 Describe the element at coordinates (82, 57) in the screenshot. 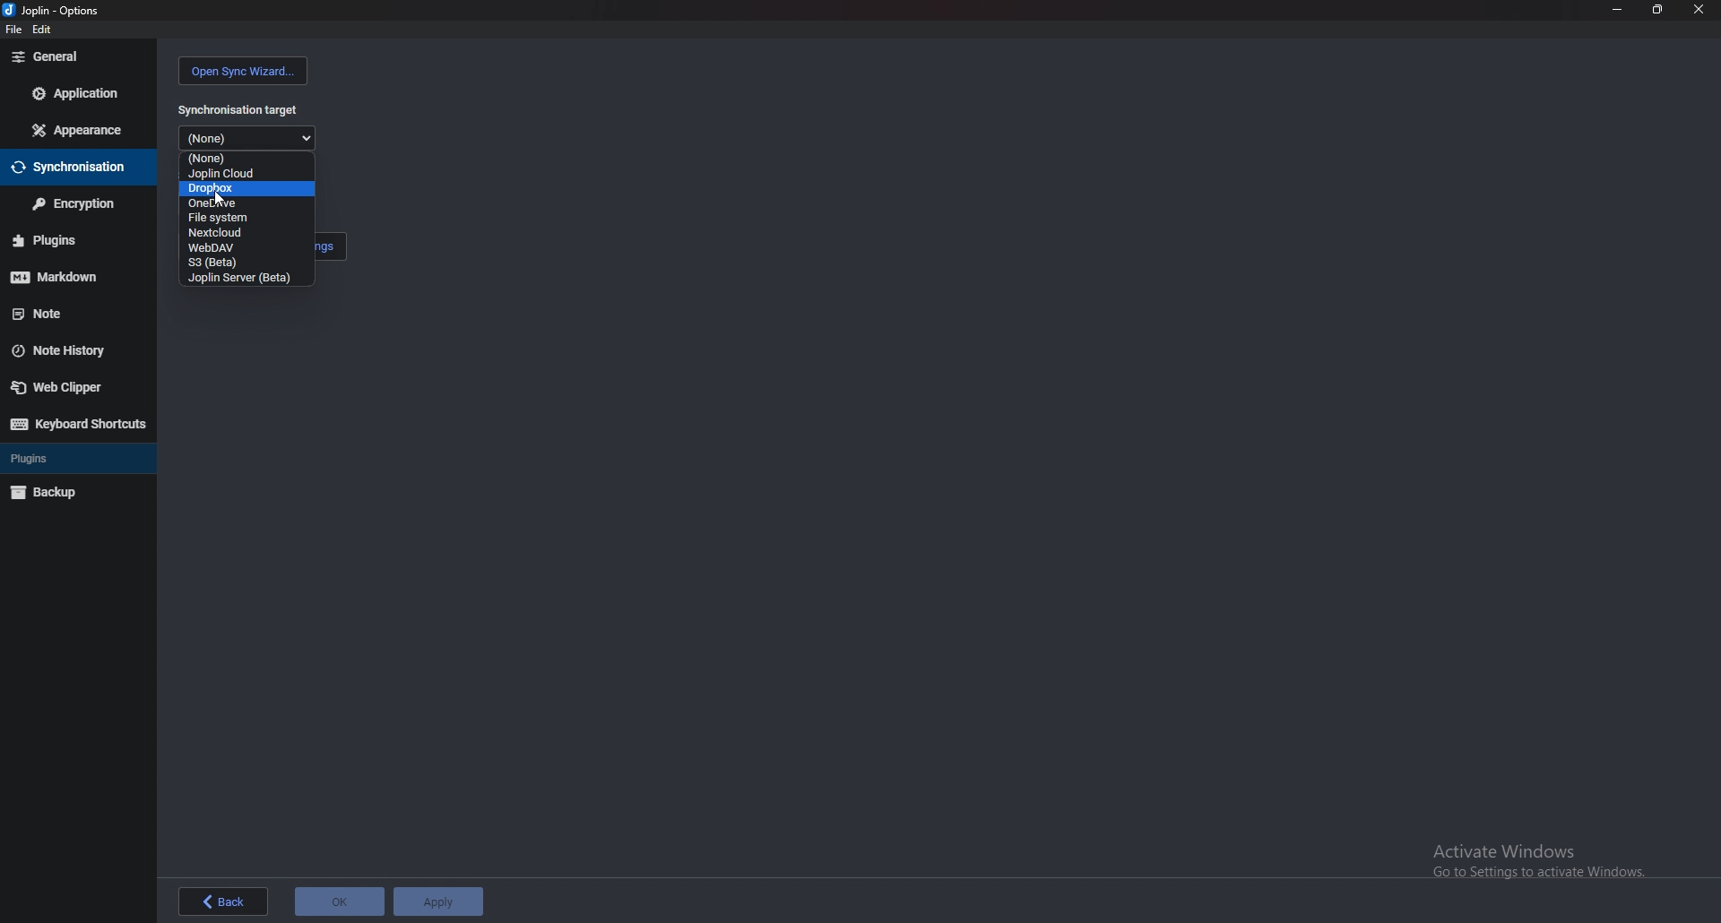

I see `general` at that location.